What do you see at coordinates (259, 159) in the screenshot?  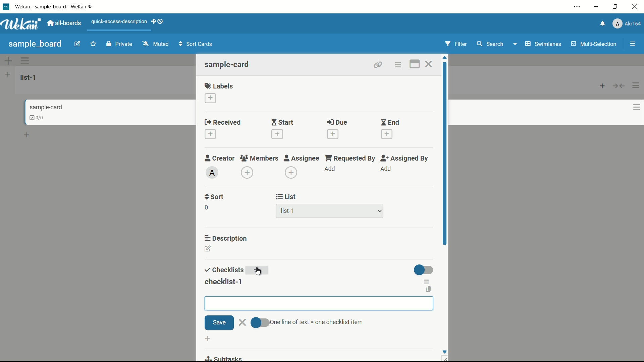 I see `members` at bounding box center [259, 159].